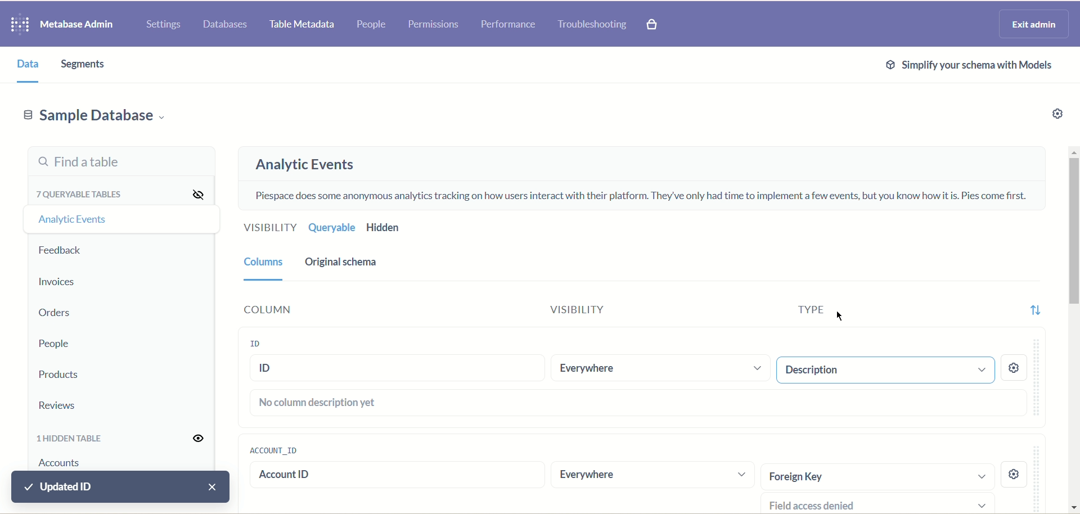 The image size is (1080, 514). Describe the element at coordinates (163, 25) in the screenshot. I see `settings` at that location.